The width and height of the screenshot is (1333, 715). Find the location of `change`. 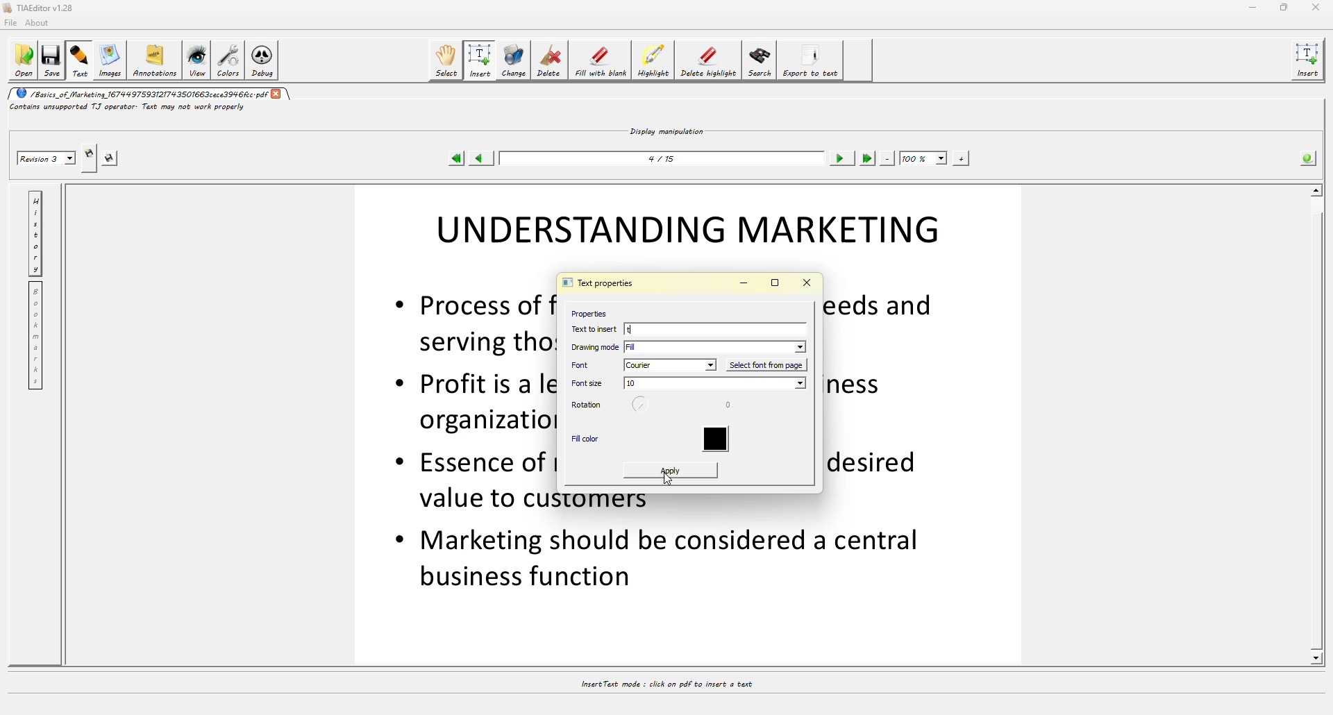

change is located at coordinates (514, 60).